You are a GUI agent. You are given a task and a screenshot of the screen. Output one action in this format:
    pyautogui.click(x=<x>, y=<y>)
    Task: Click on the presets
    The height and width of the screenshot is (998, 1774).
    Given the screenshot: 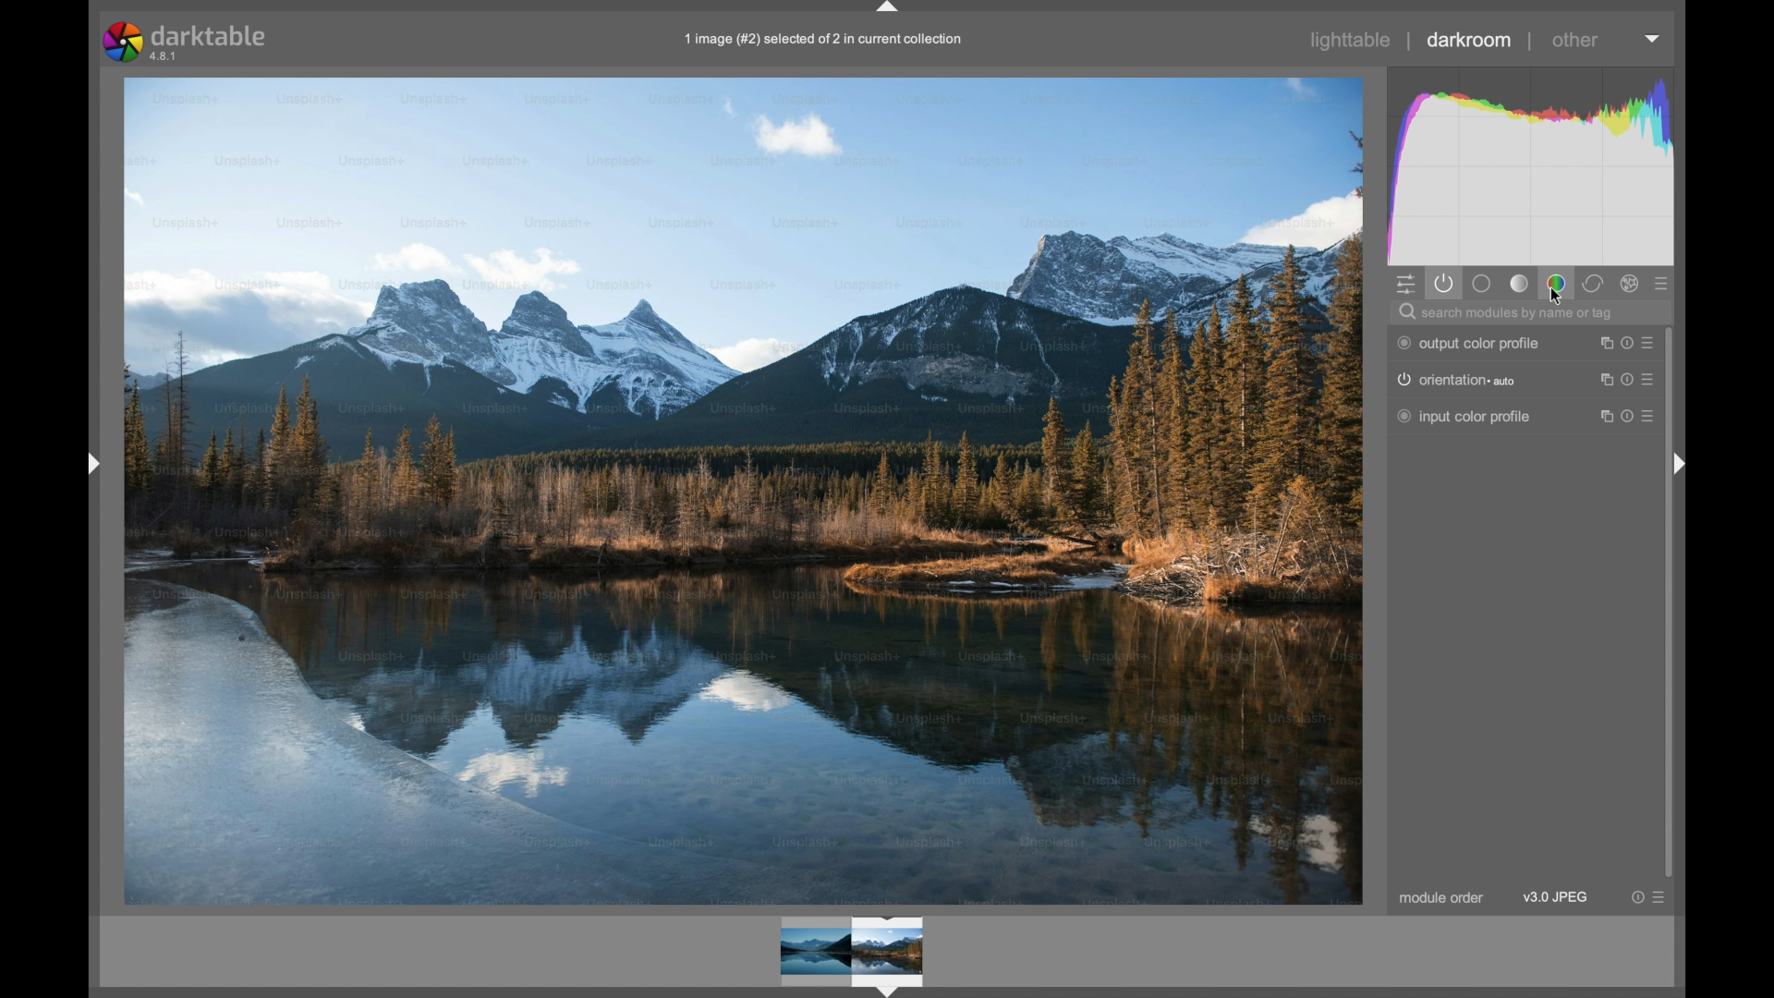 What is the action you would take?
    pyautogui.click(x=1663, y=284)
    